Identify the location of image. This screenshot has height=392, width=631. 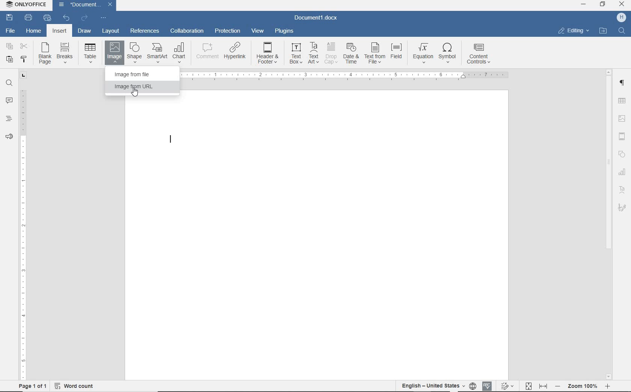
(623, 118).